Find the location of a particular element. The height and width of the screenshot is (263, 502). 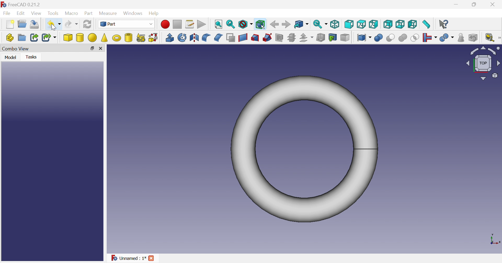

Donut is located at coordinates (117, 38).